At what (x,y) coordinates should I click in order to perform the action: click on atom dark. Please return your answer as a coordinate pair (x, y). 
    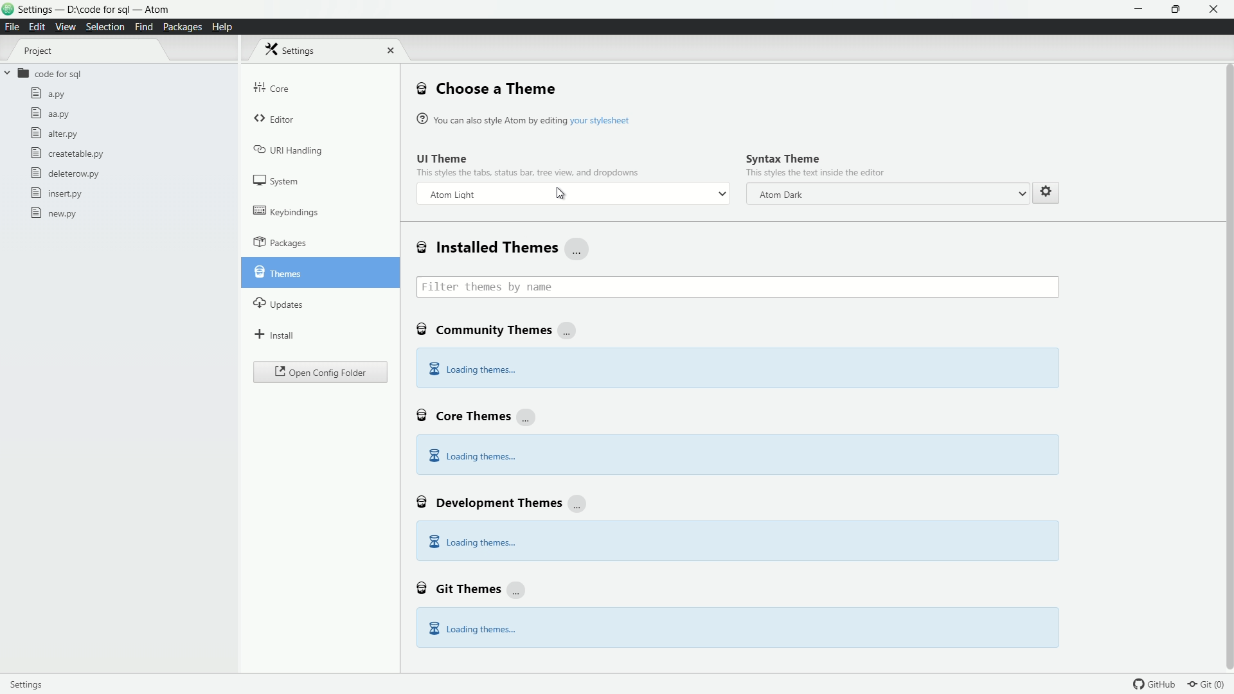
    Looking at the image, I should click on (779, 195).